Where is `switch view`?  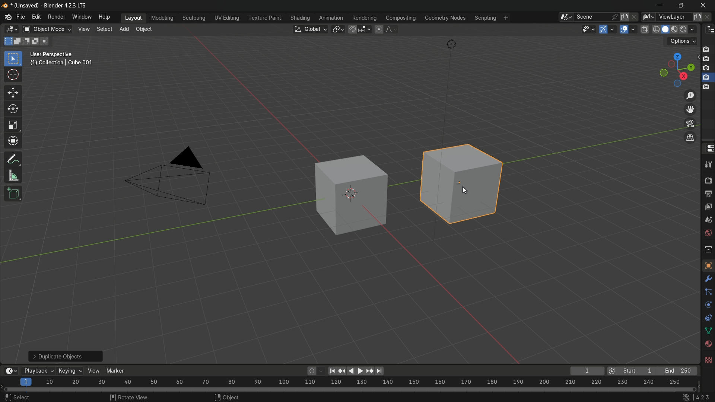 switch view is located at coordinates (691, 137).